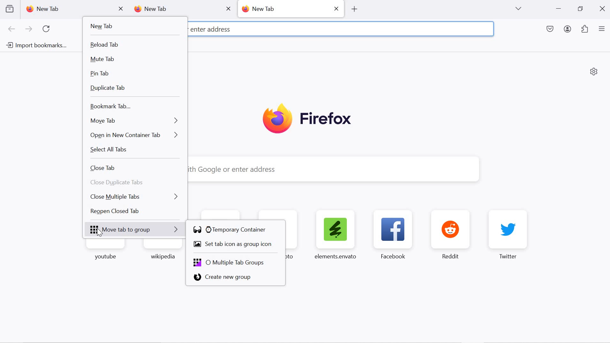 Image resolution: width=610 pixels, height=343 pixels. I want to click on personalize new tab, so click(594, 71).